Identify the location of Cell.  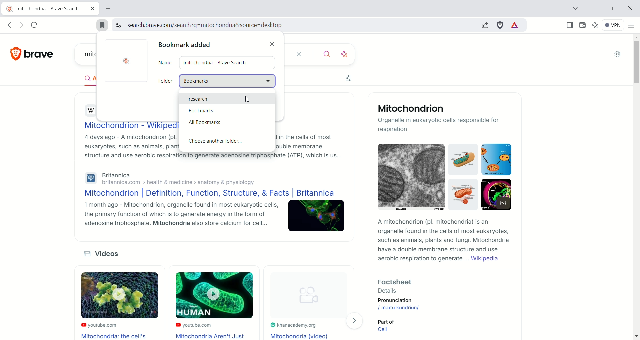
(385, 331).